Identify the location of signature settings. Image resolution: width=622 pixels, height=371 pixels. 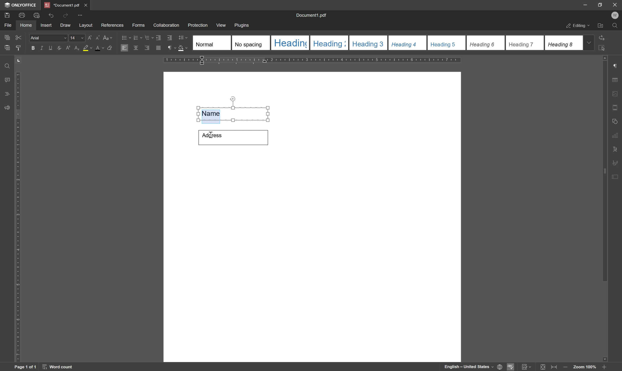
(616, 163).